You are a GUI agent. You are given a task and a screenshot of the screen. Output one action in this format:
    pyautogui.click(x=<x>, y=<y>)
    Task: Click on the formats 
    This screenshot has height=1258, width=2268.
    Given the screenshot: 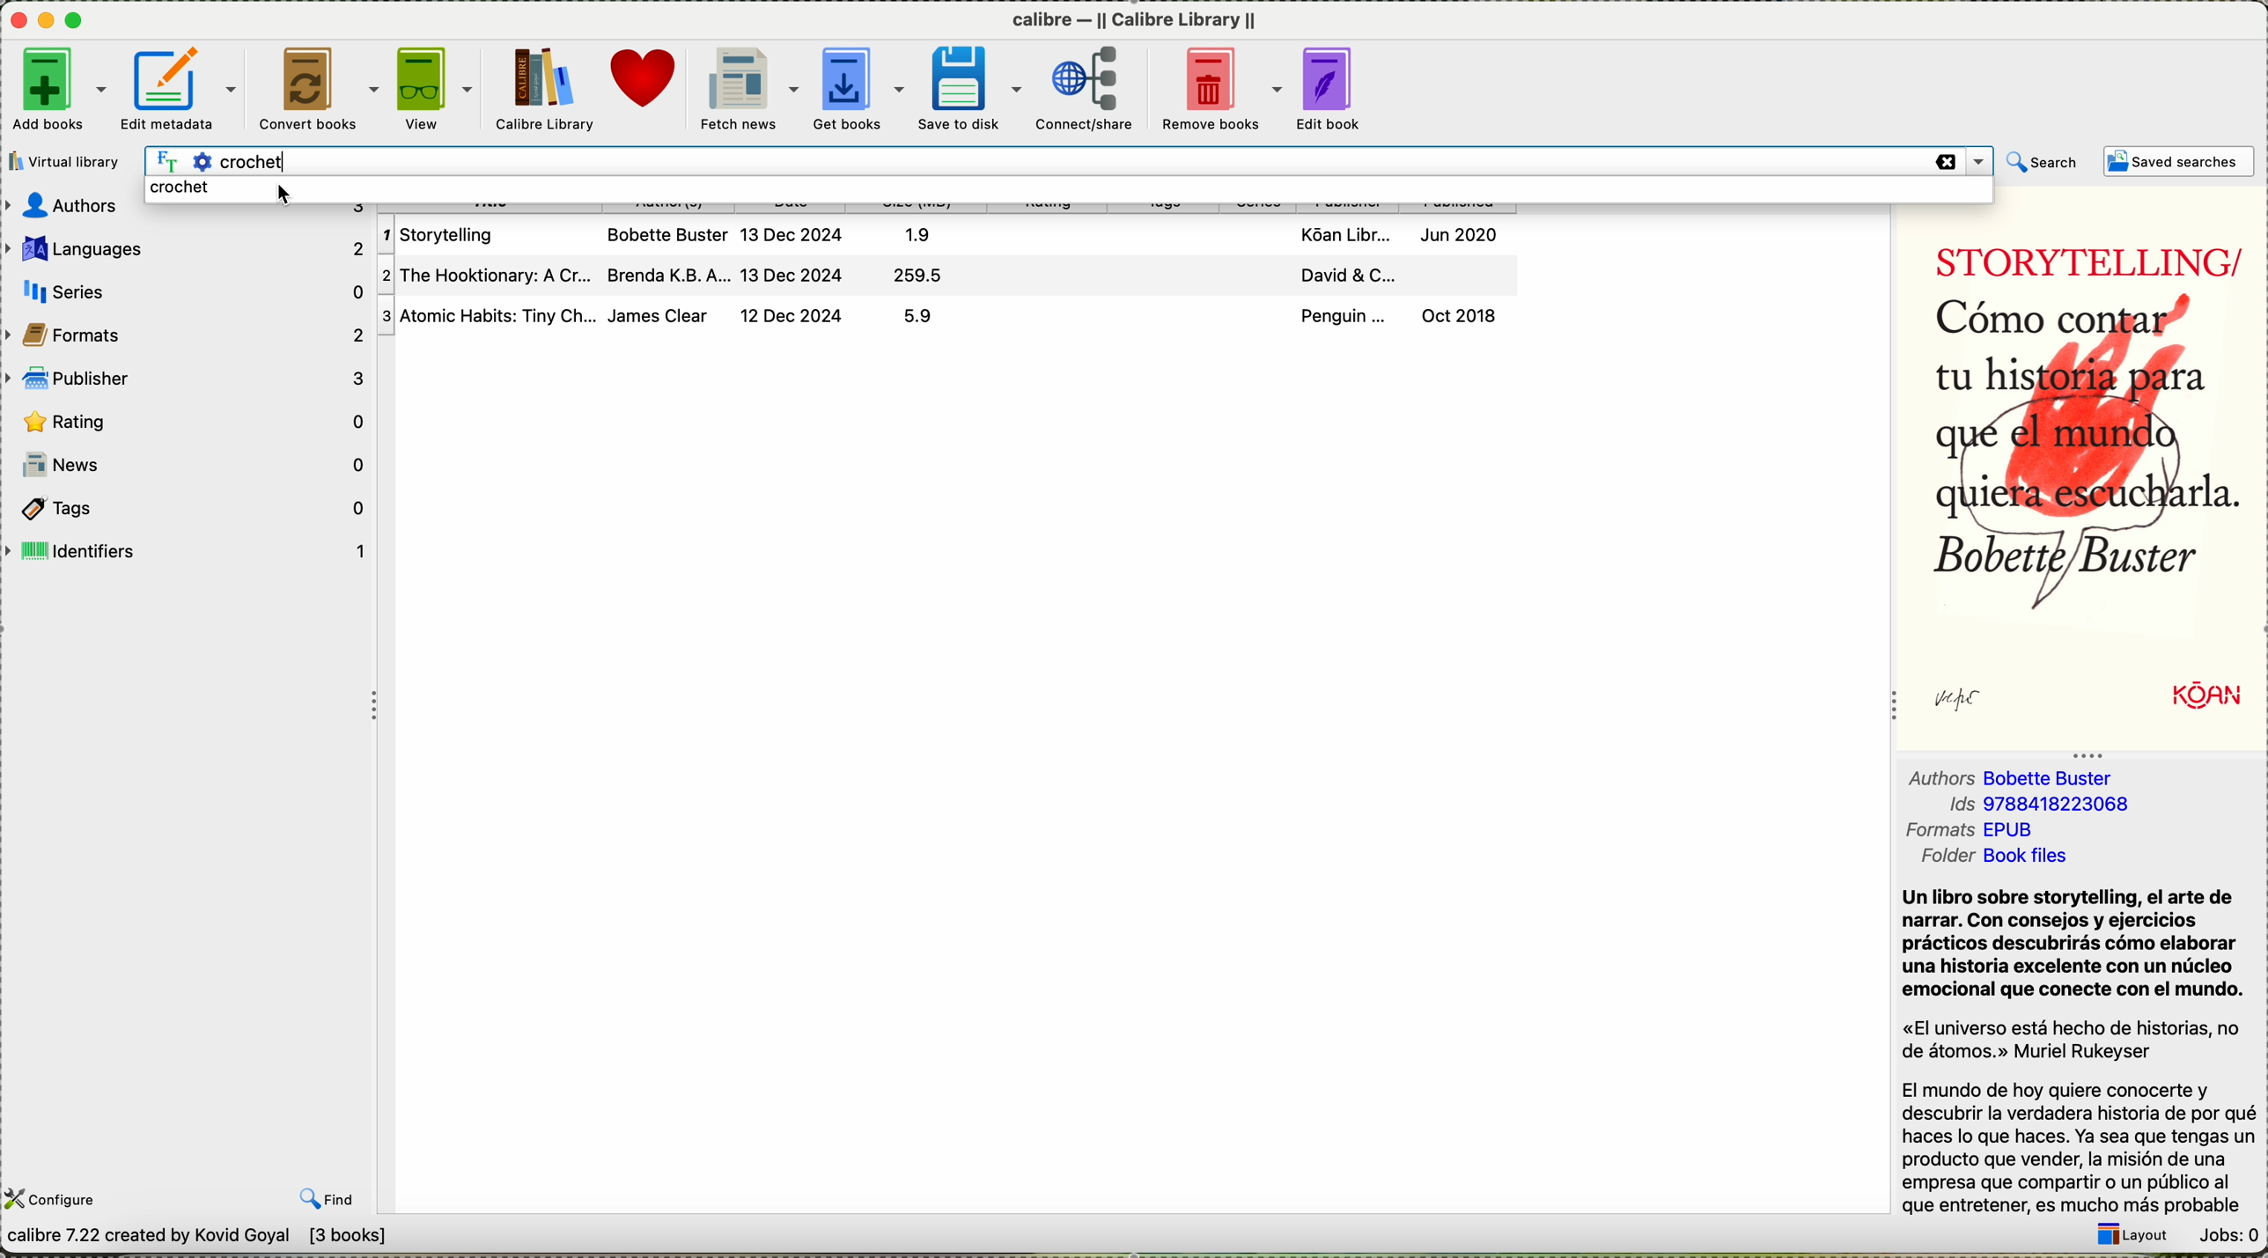 What is the action you would take?
    pyautogui.click(x=1940, y=832)
    